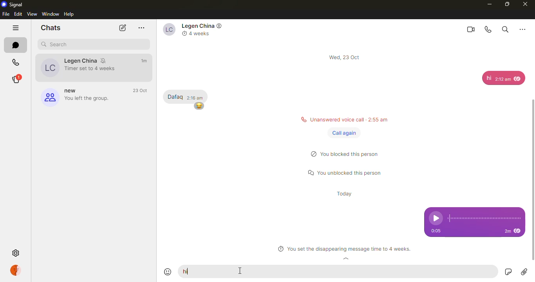  I want to click on window, so click(51, 14).